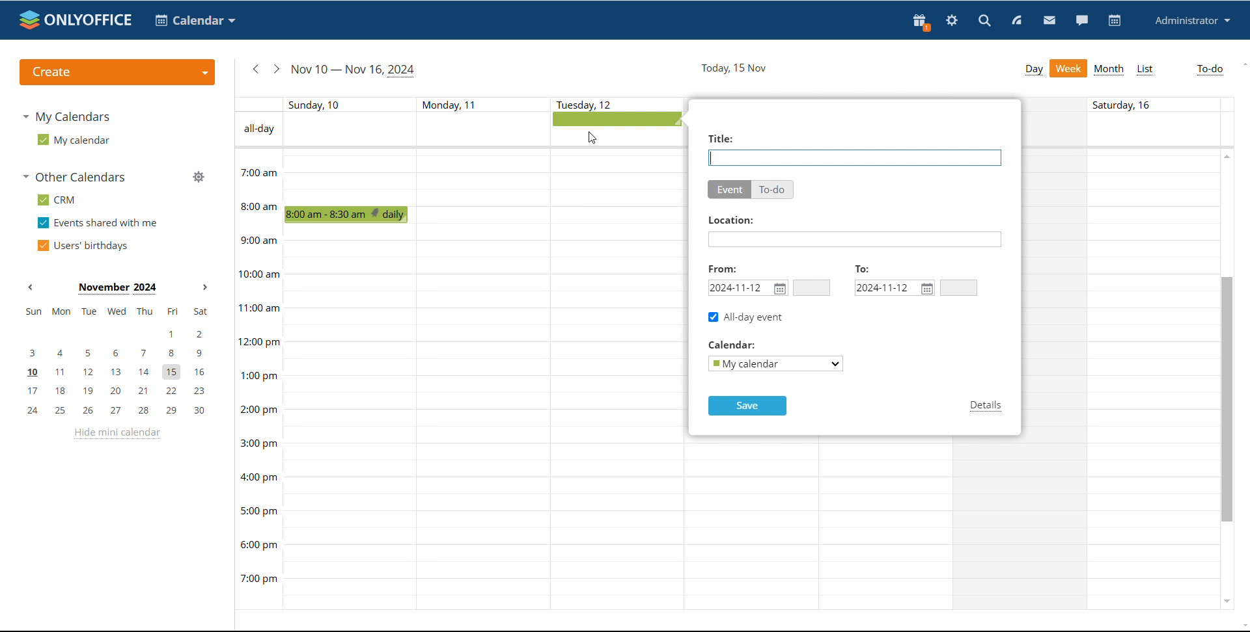 The image size is (1250, 632). I want to click on select application, so click(197, 20).